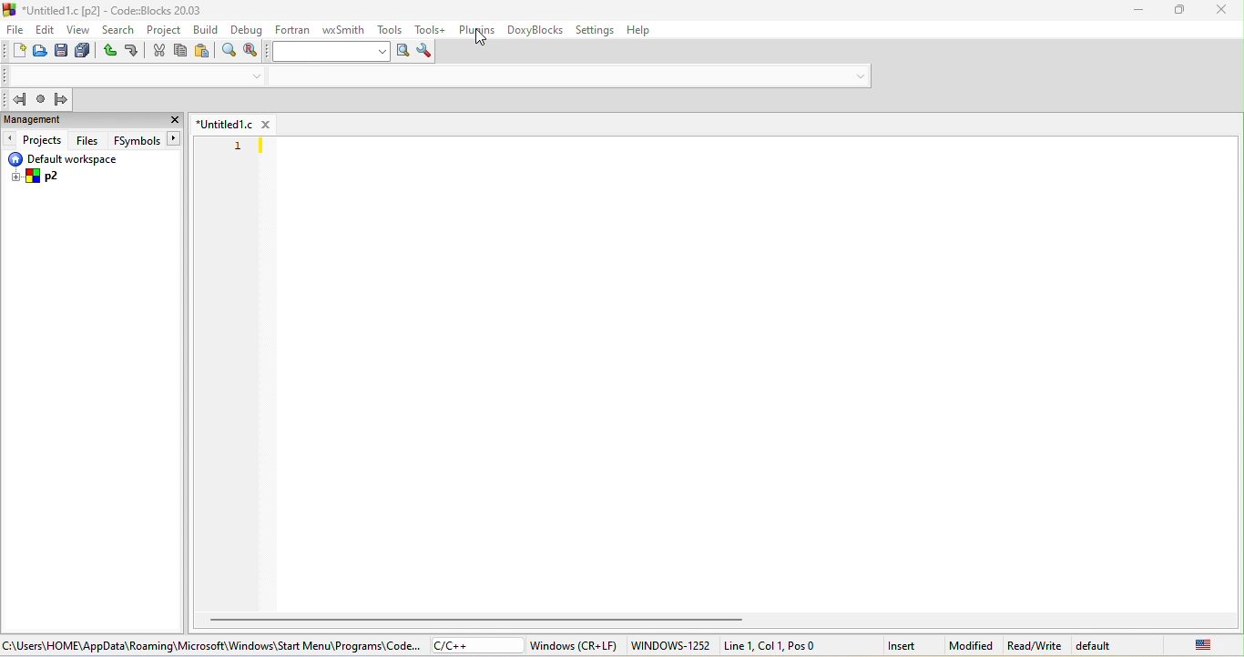 The width and height of the screenshot is (1244, 657). What do you see at coordinates (1183, 11) in the screenshot?
I see `maximize` at bounding box center [1183, 11].